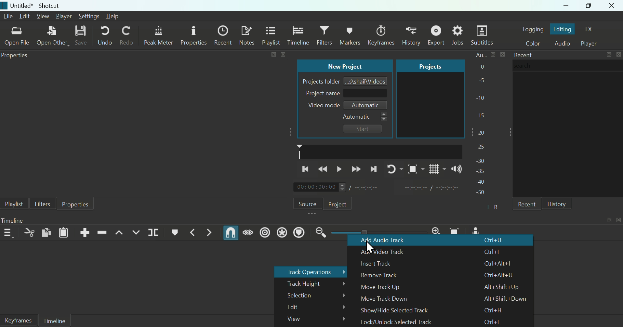 This screenshot has height=327, width=623. What do you see at coordinates (265, 233) in the screenshot?
I see `Ripple` at bounding box center [265, 233].